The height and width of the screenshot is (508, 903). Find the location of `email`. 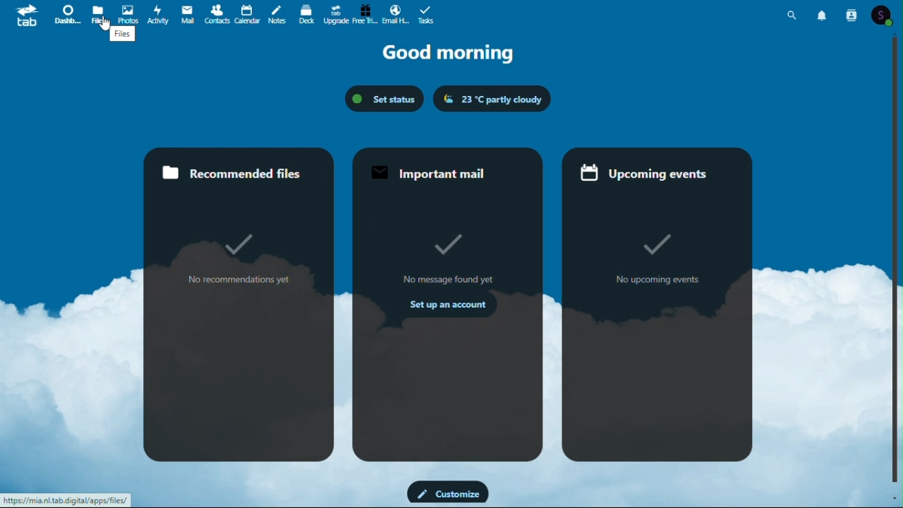

email is located at coordinates (188, 13).